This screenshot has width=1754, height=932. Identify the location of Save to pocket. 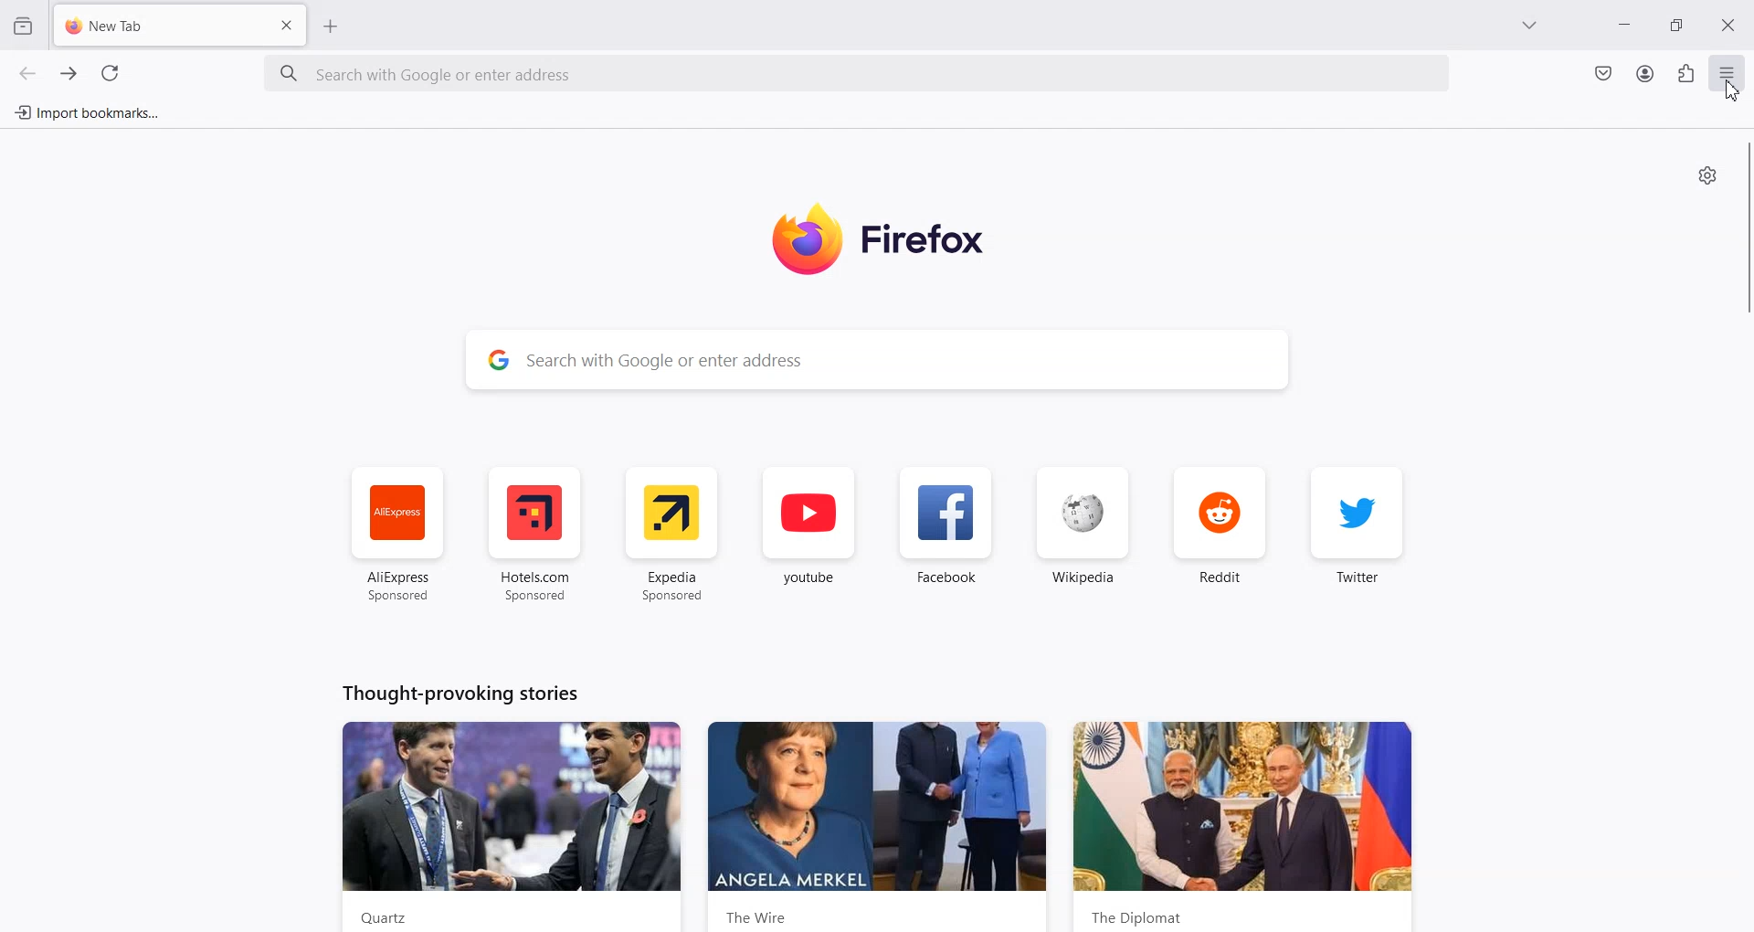
(1604, 73).